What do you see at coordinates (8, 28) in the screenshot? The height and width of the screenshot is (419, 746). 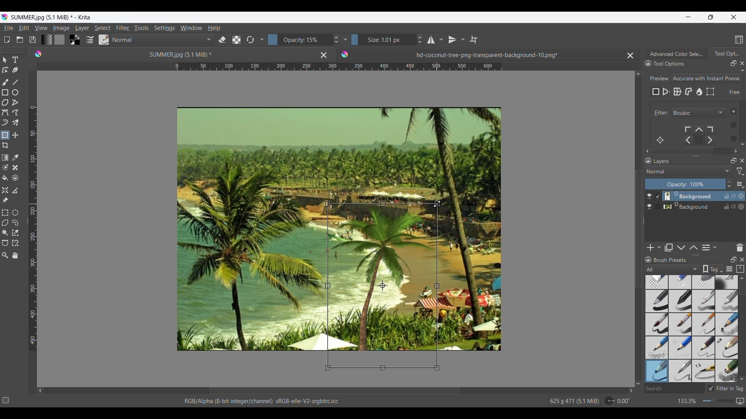 I see `File` at bounding box center [8, 28].